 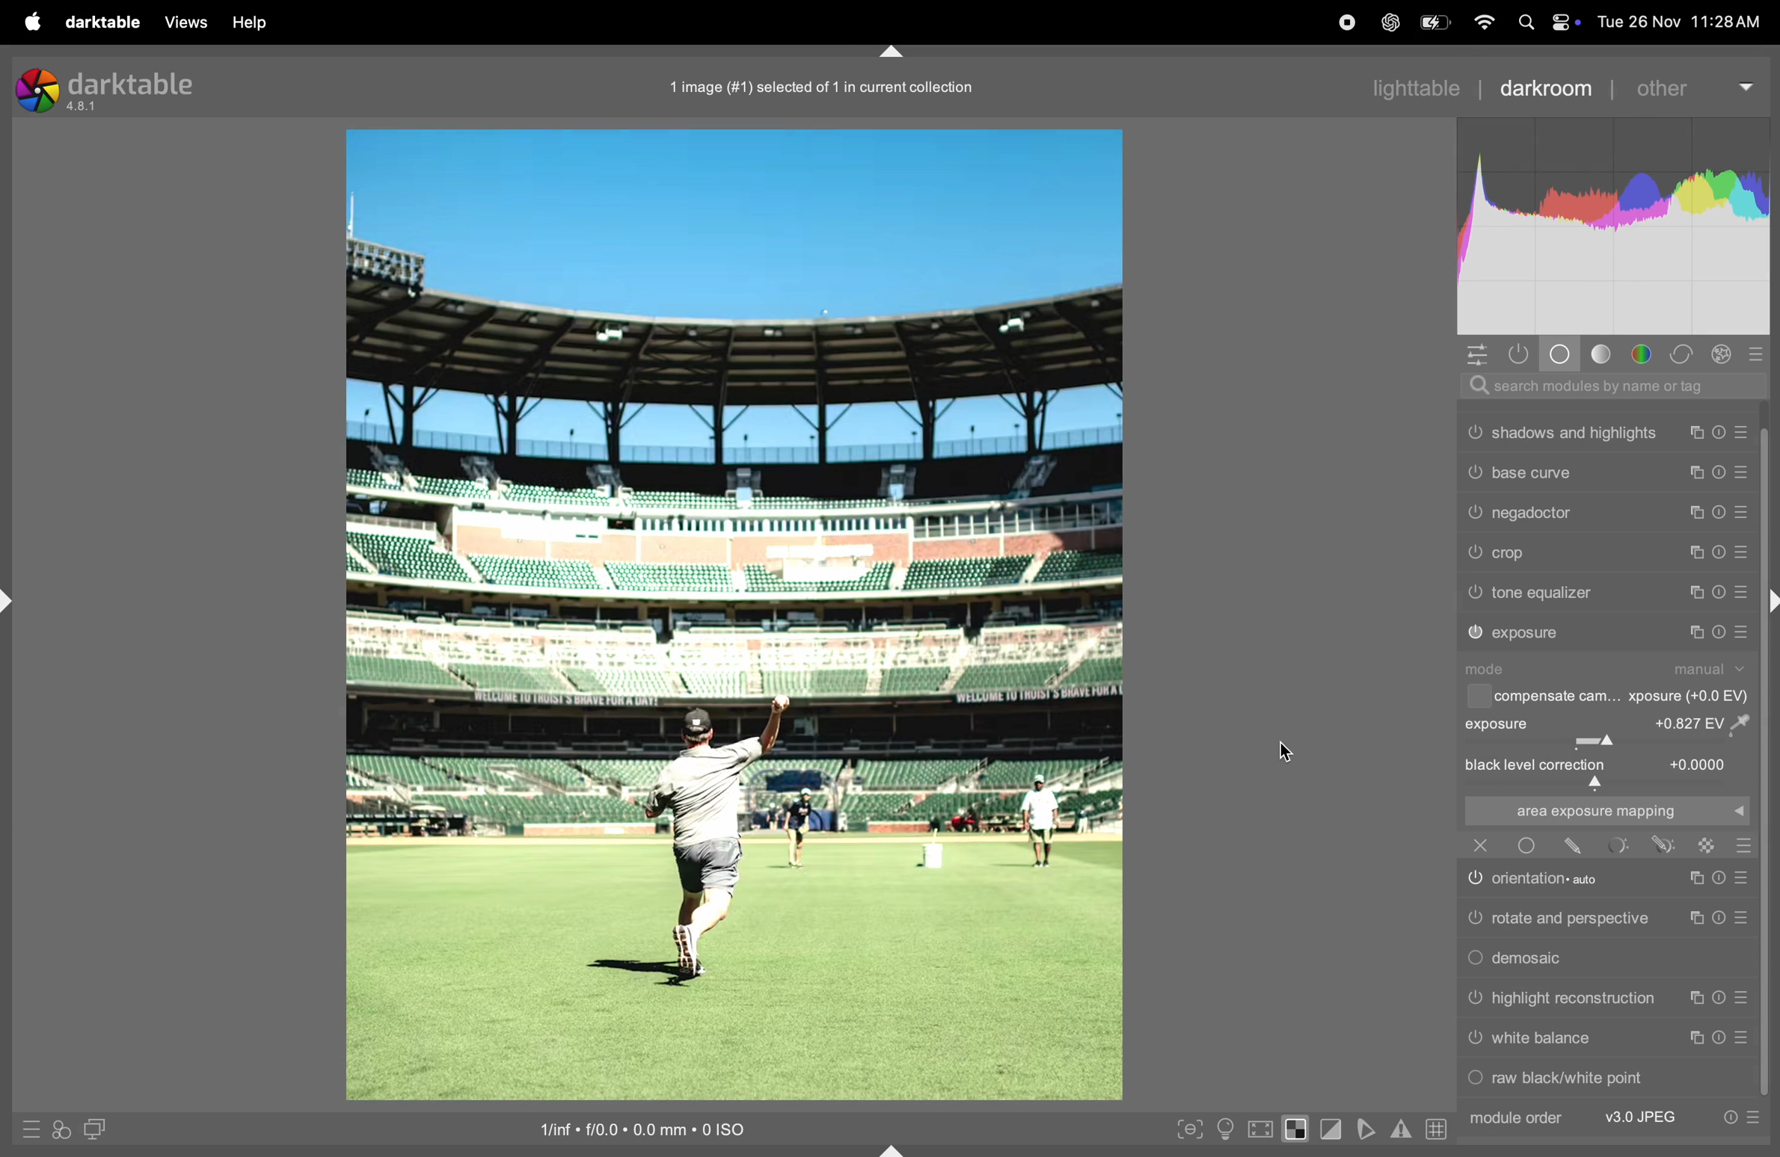 I want to click on Presets , so click(x=1743, y=632).